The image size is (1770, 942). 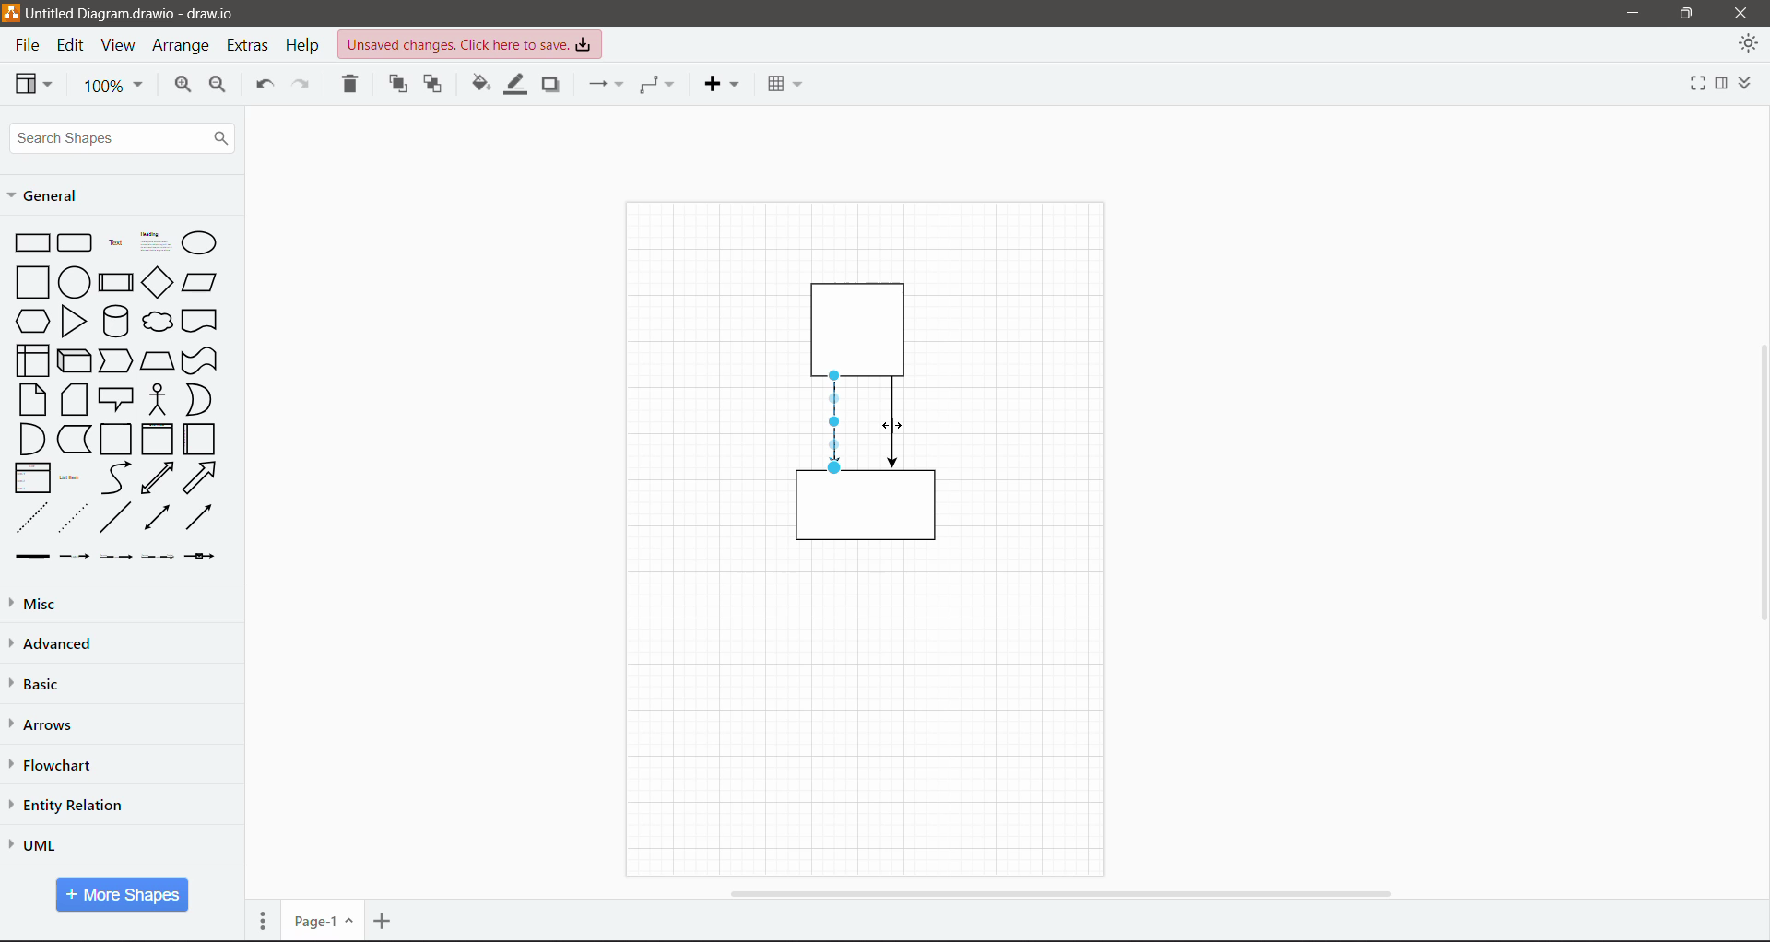 What do you see at coordinates (75, 603) in the screenshot?
I see `Misc` at bounding box center [75, 603].